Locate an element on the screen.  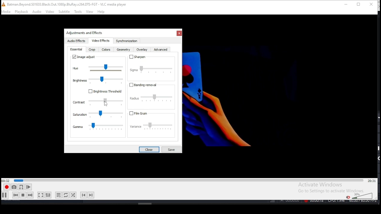
media is located at coordinates (6, 12).